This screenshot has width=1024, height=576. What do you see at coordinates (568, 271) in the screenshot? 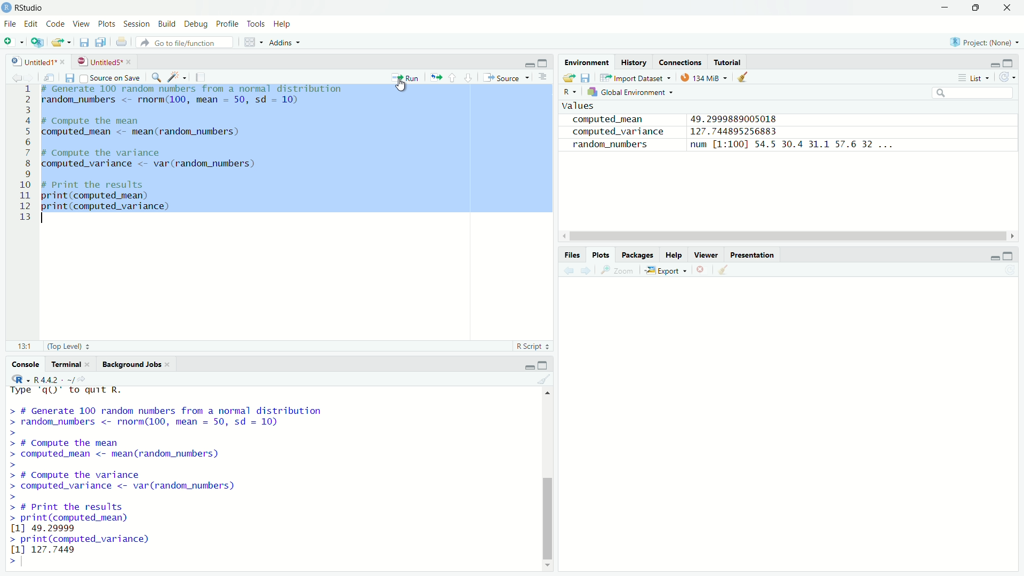
I see `previous plot` at bounding box center [568, 271].